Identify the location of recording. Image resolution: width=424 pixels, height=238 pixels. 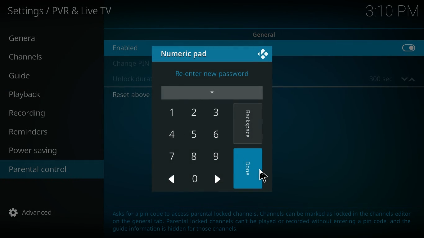
(36, 113).